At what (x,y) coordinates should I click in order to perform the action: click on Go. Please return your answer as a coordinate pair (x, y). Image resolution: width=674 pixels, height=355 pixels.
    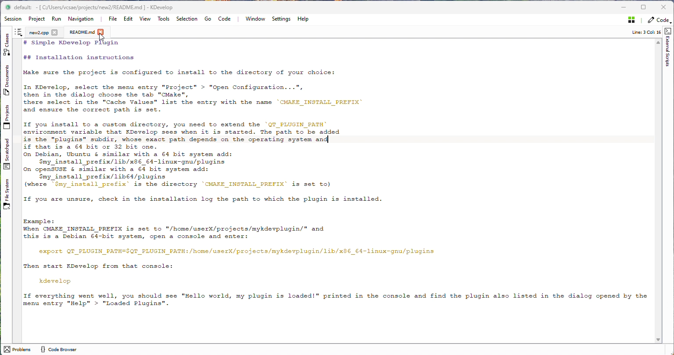
    Looking at the image, I should click on (208, 19).